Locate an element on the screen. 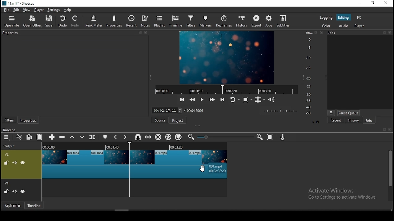 The height and width of the screenshot is (221, 394). jobs is located at coordinates (270, 21).